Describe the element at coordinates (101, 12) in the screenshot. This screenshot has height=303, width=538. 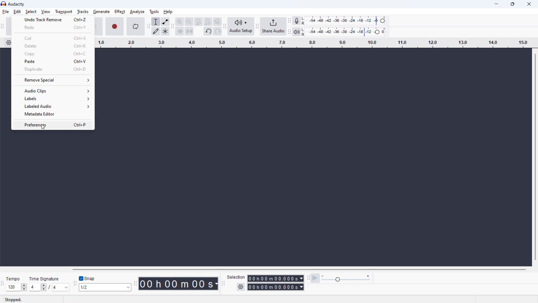
I see `generate` at that location.